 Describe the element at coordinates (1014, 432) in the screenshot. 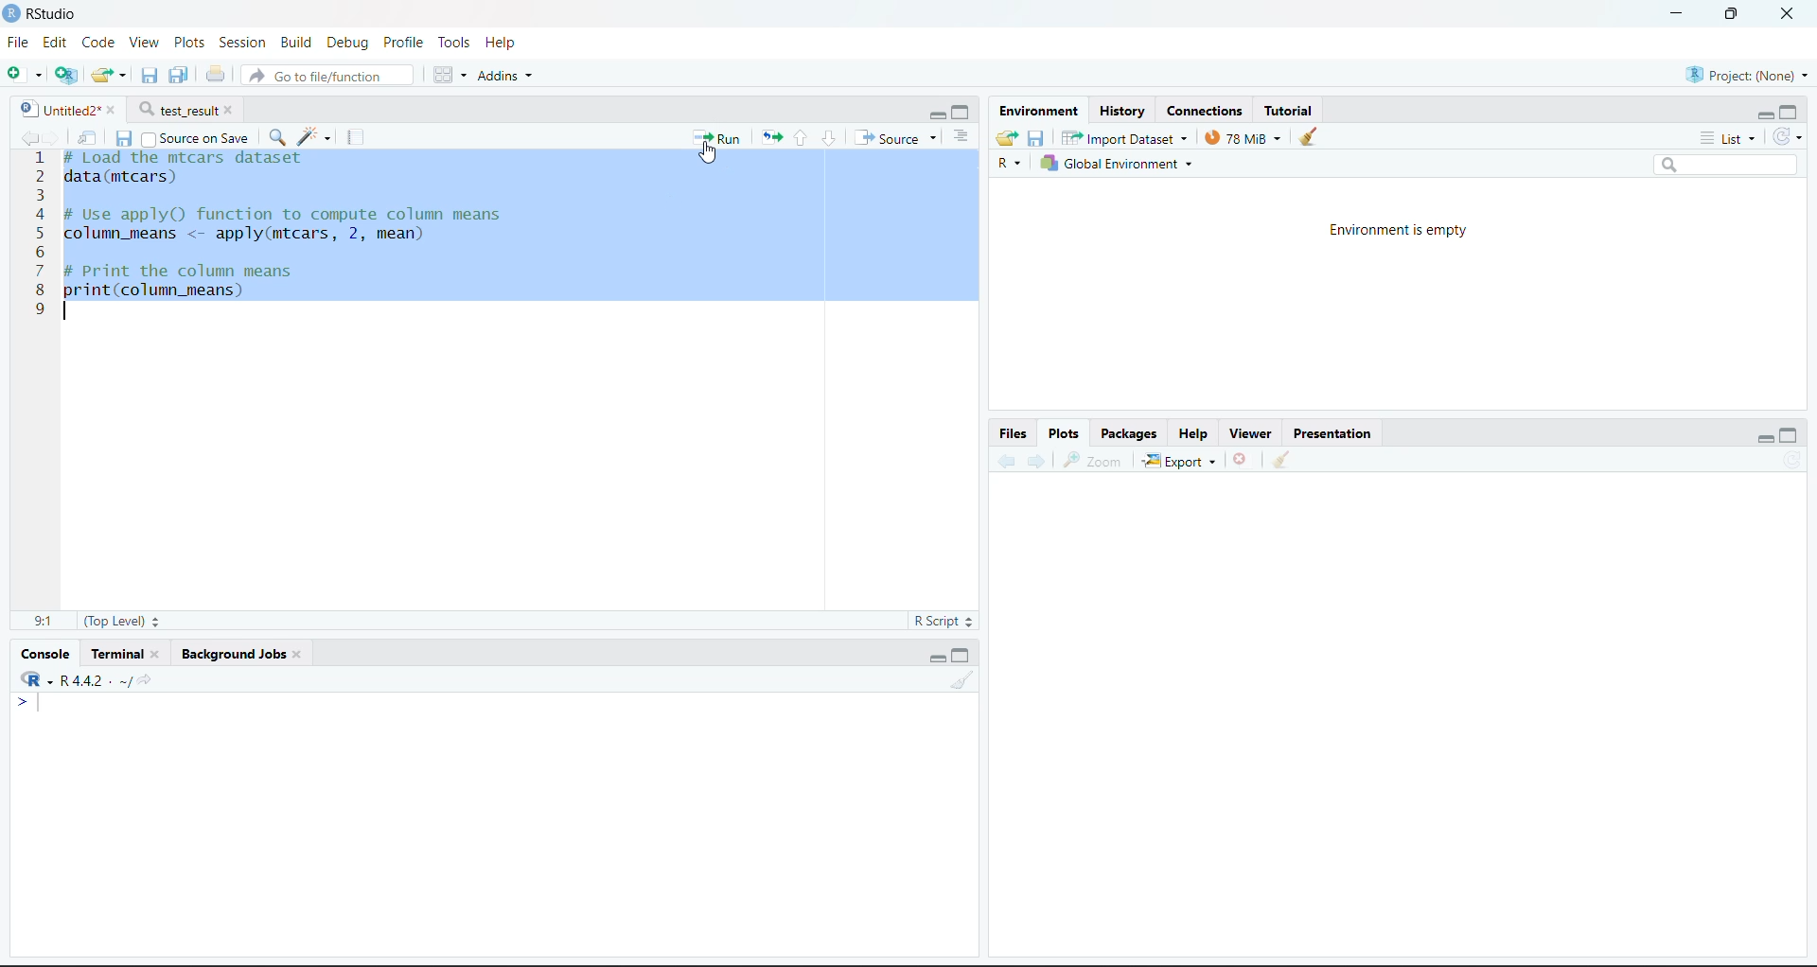

I see `Files` at that location.